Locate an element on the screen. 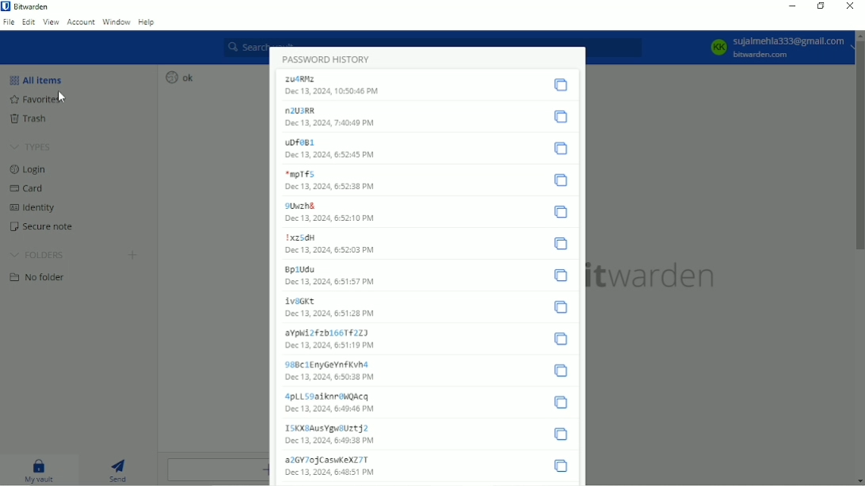 The height and width of the screenshot is (486, 865). Close is located at coordinates (849, 6).